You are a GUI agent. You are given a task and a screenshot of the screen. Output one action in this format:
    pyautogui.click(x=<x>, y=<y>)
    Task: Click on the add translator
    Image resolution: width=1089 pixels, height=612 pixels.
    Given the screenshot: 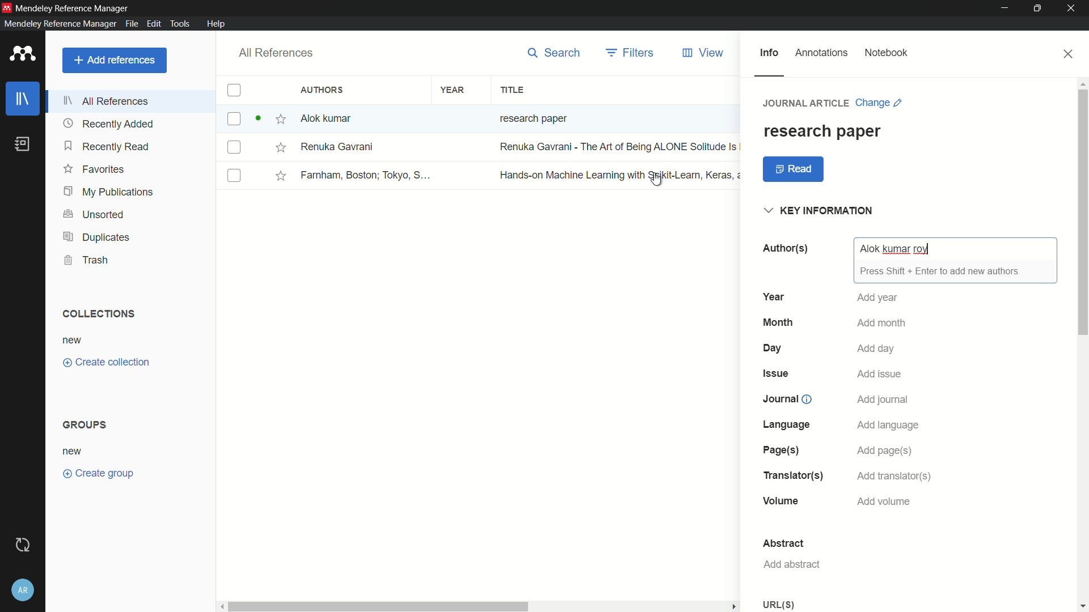 What is the action you would take?
    pyautogui.click(x=897, y=475)
    